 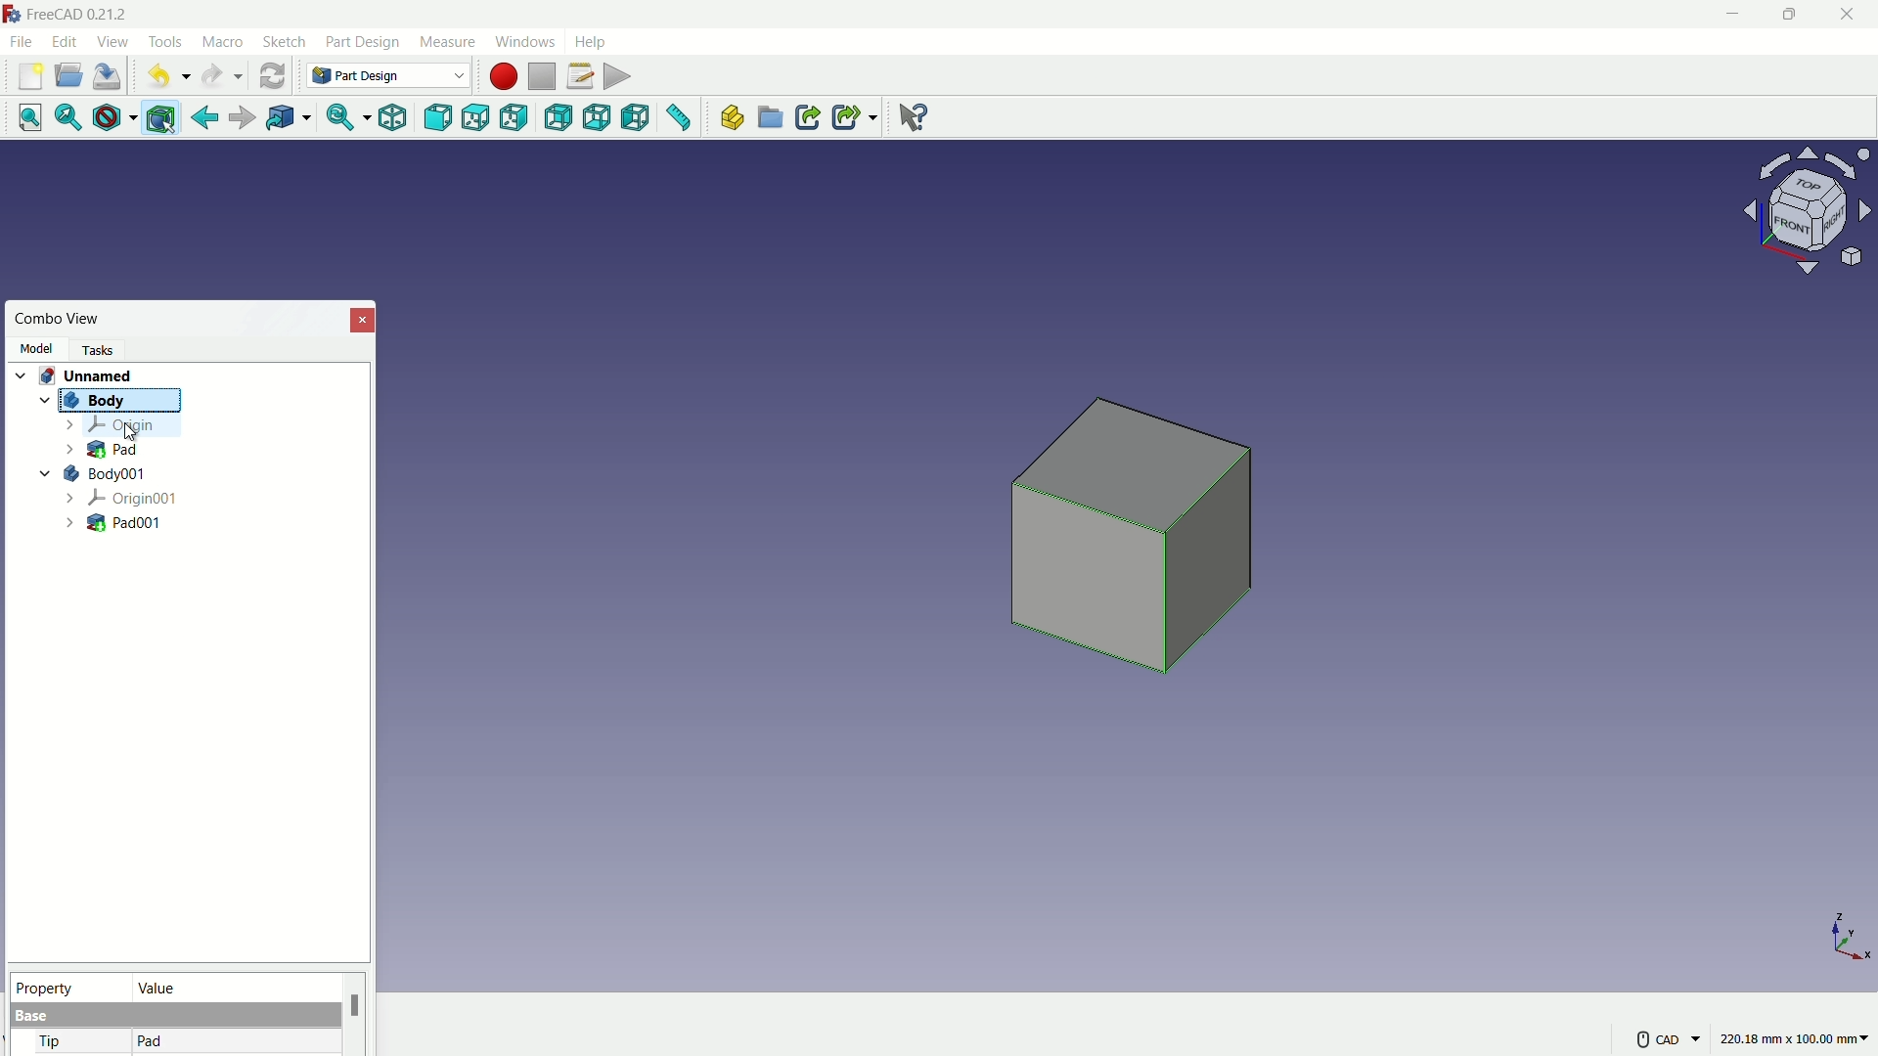 I want to click on go to linked object, so click(x=287, y=119).